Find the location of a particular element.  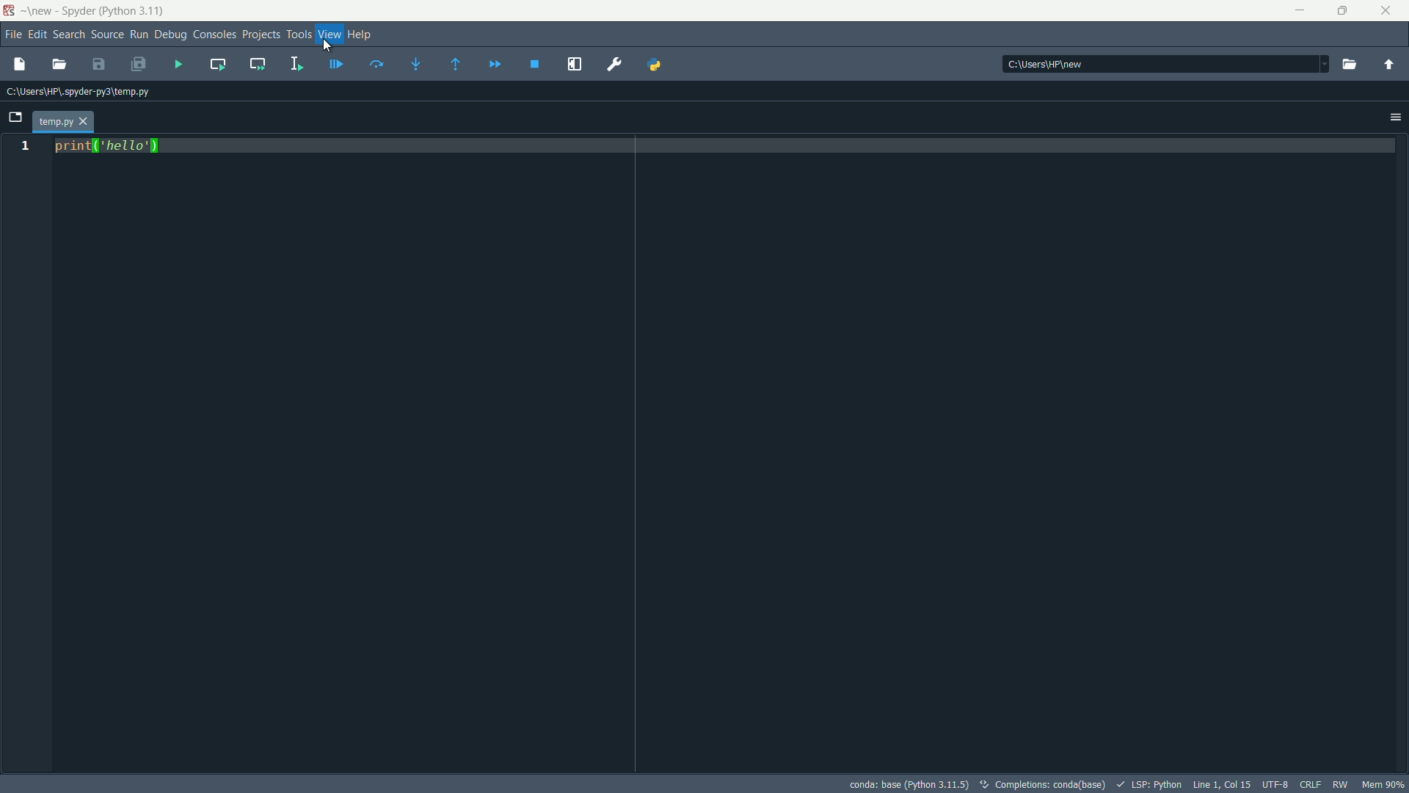

continue execution until next breakpoint is located at coordinates (495, 65).